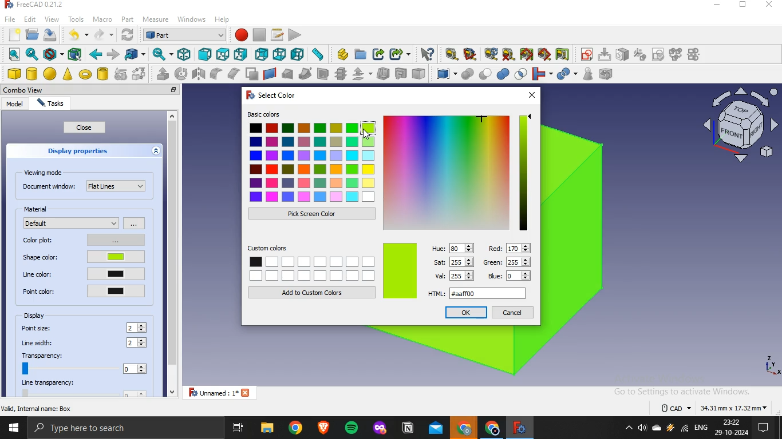  What do you see at coordinates (490, 429) in the screenshot?
I see `google chrome` at bounding box center [490, 429].